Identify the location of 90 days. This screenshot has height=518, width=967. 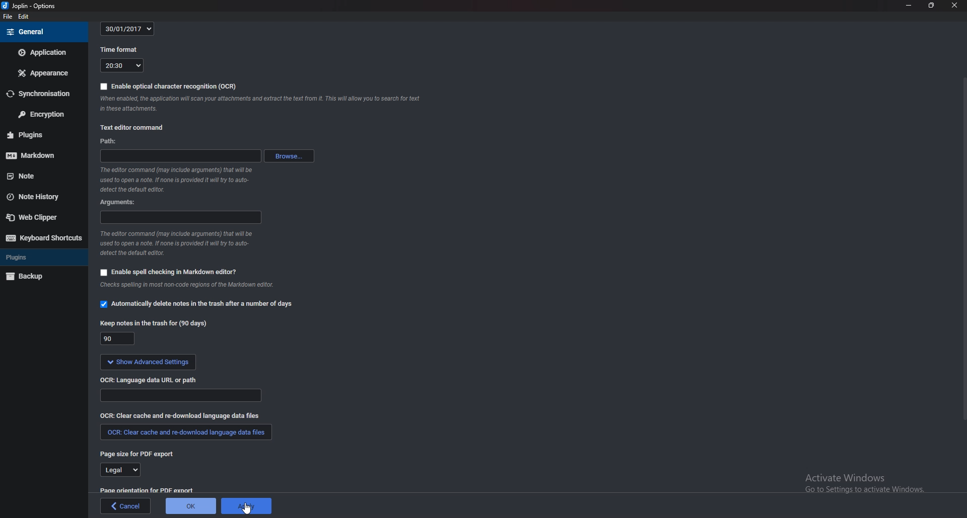
(118, 339).